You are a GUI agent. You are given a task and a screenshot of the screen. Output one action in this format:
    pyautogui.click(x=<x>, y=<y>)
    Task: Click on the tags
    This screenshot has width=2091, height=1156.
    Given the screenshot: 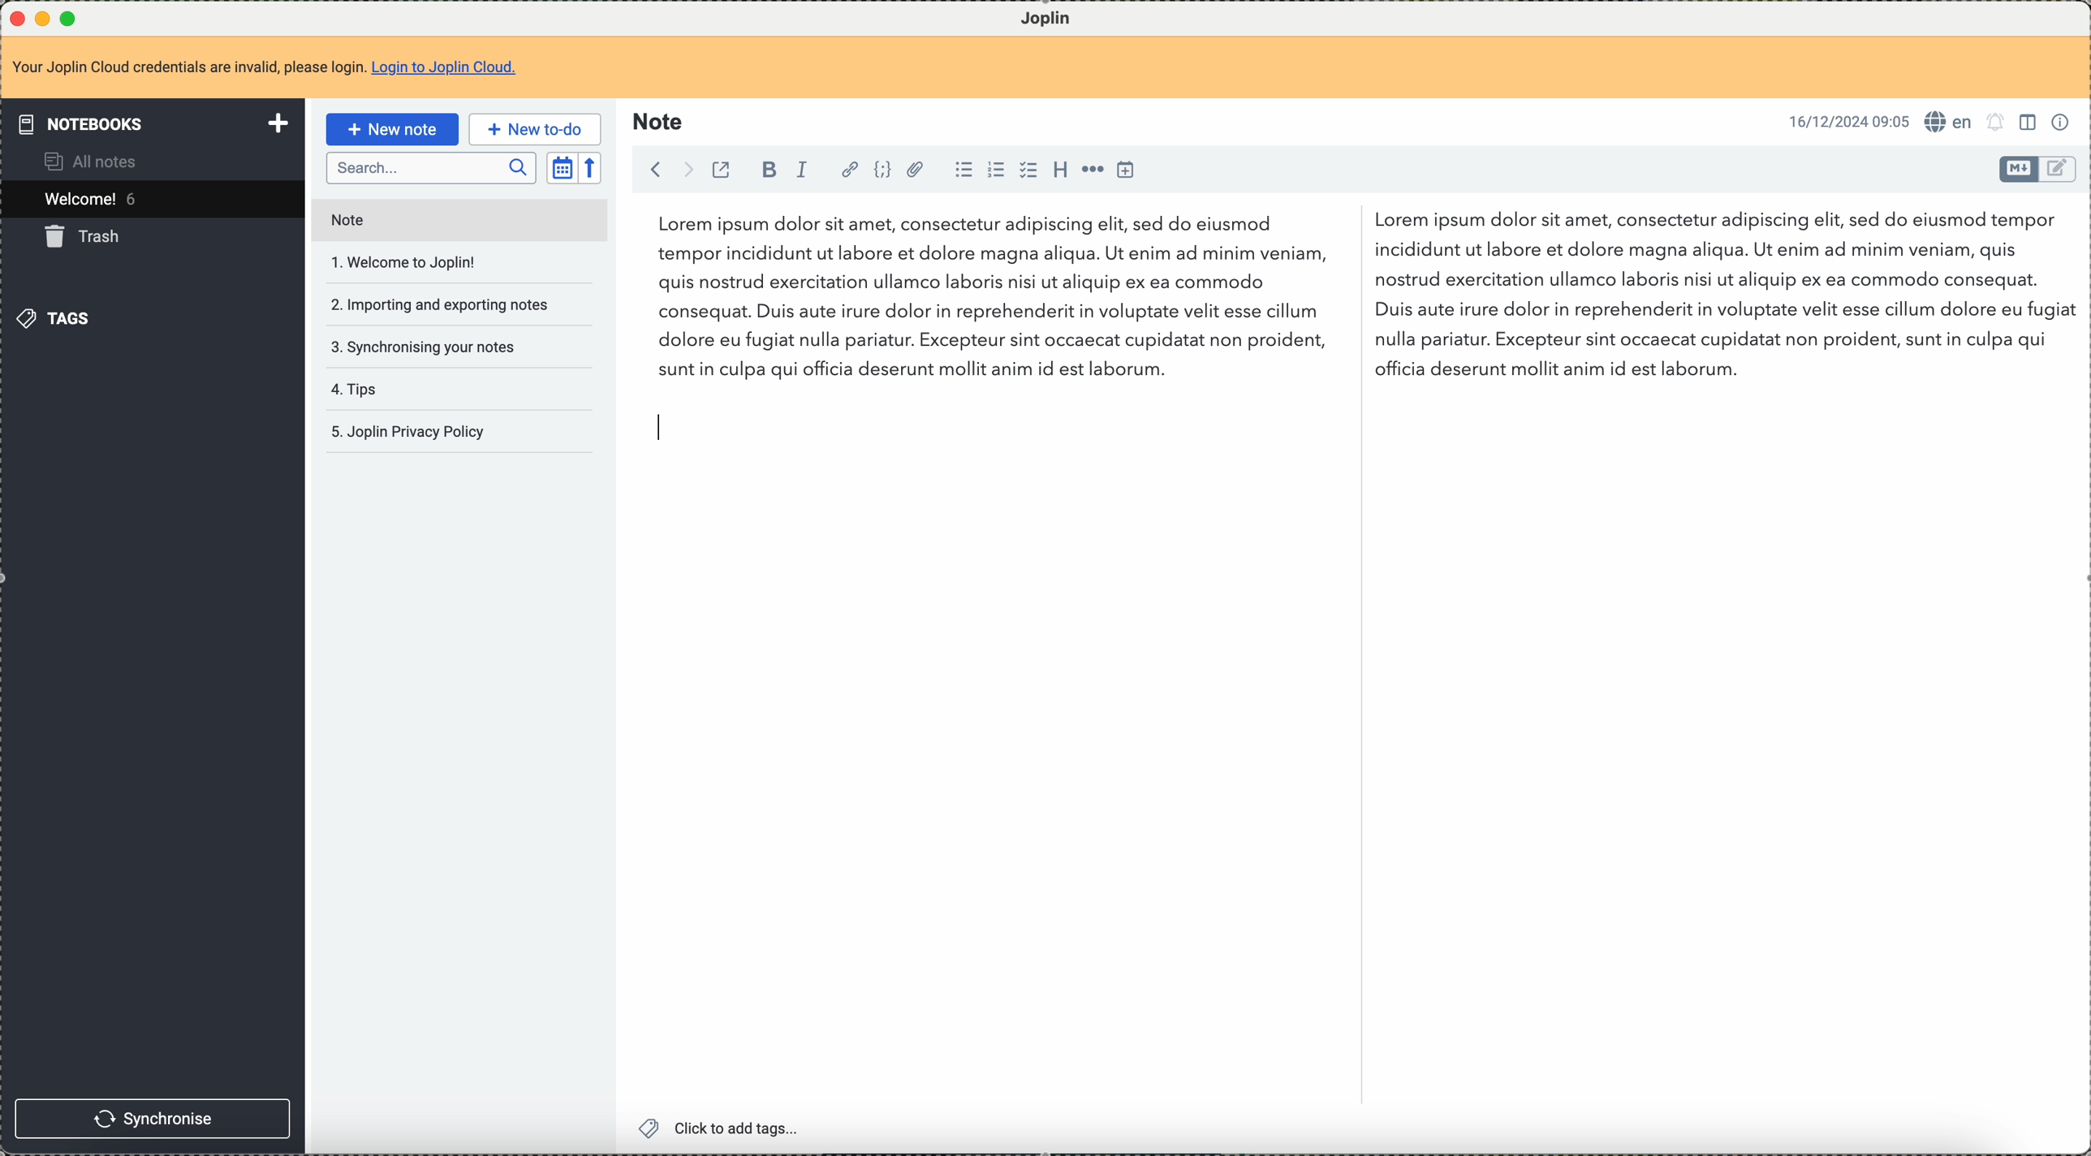 What is the action you would take?
    pyautogui.click(x=58, y=318)
    